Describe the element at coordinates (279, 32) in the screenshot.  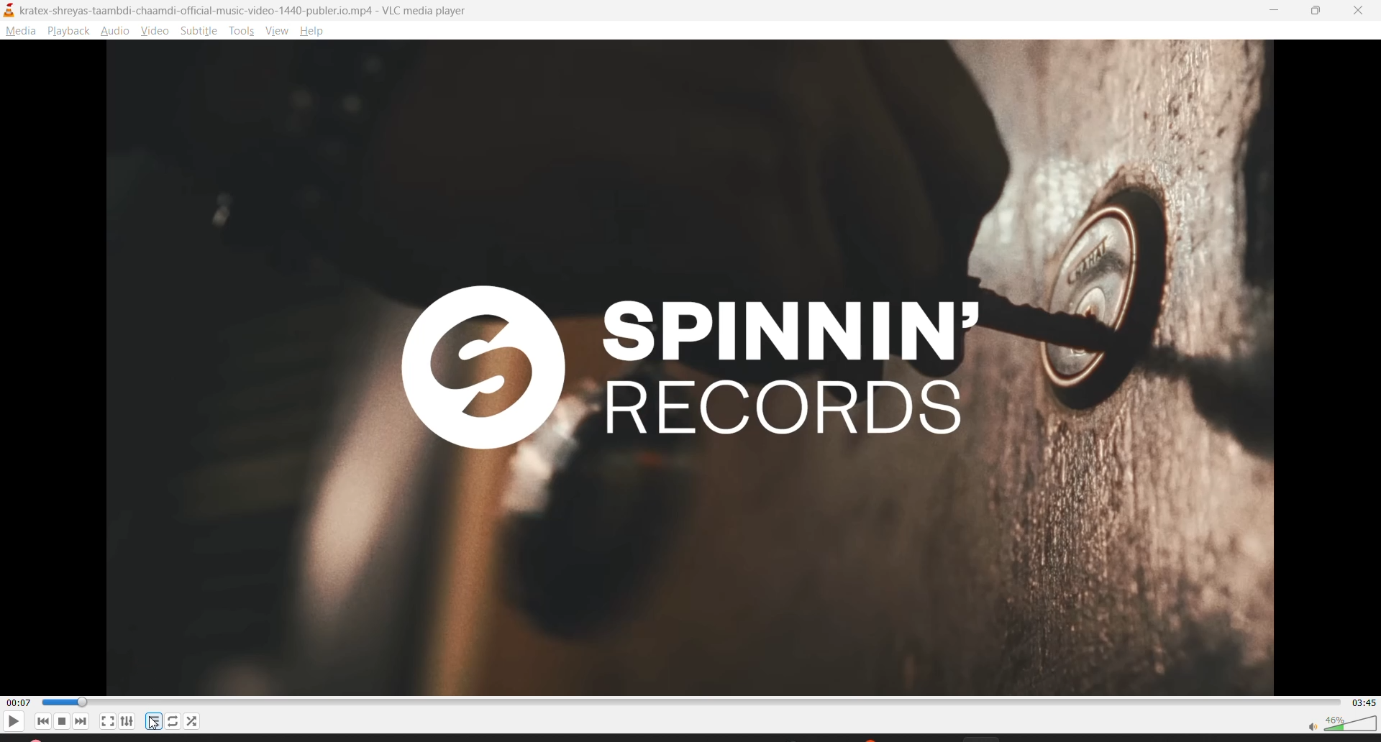
I see `view` at that location.